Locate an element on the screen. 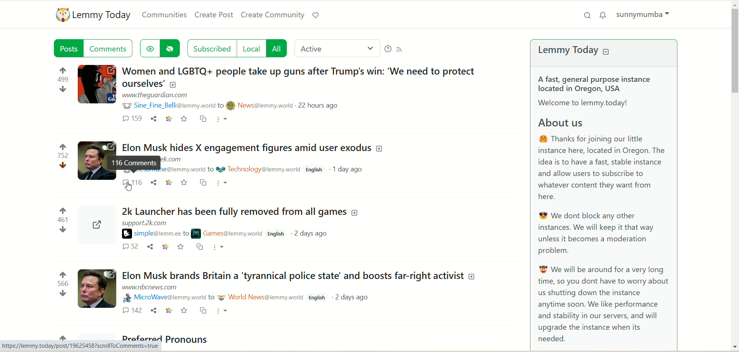 This screenshot has width=739, height=352. Profile is located at coordinates (91, 160).